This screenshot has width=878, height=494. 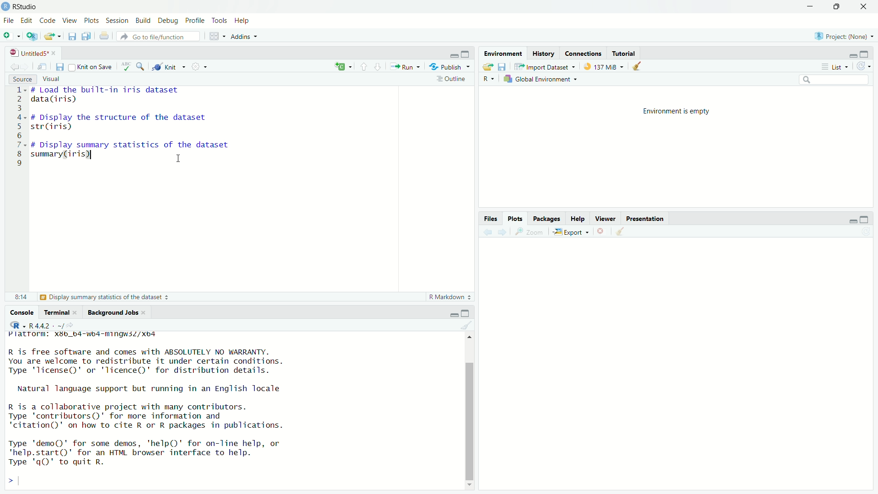 I want to click on Go to next section, so click(x=379, y=67).